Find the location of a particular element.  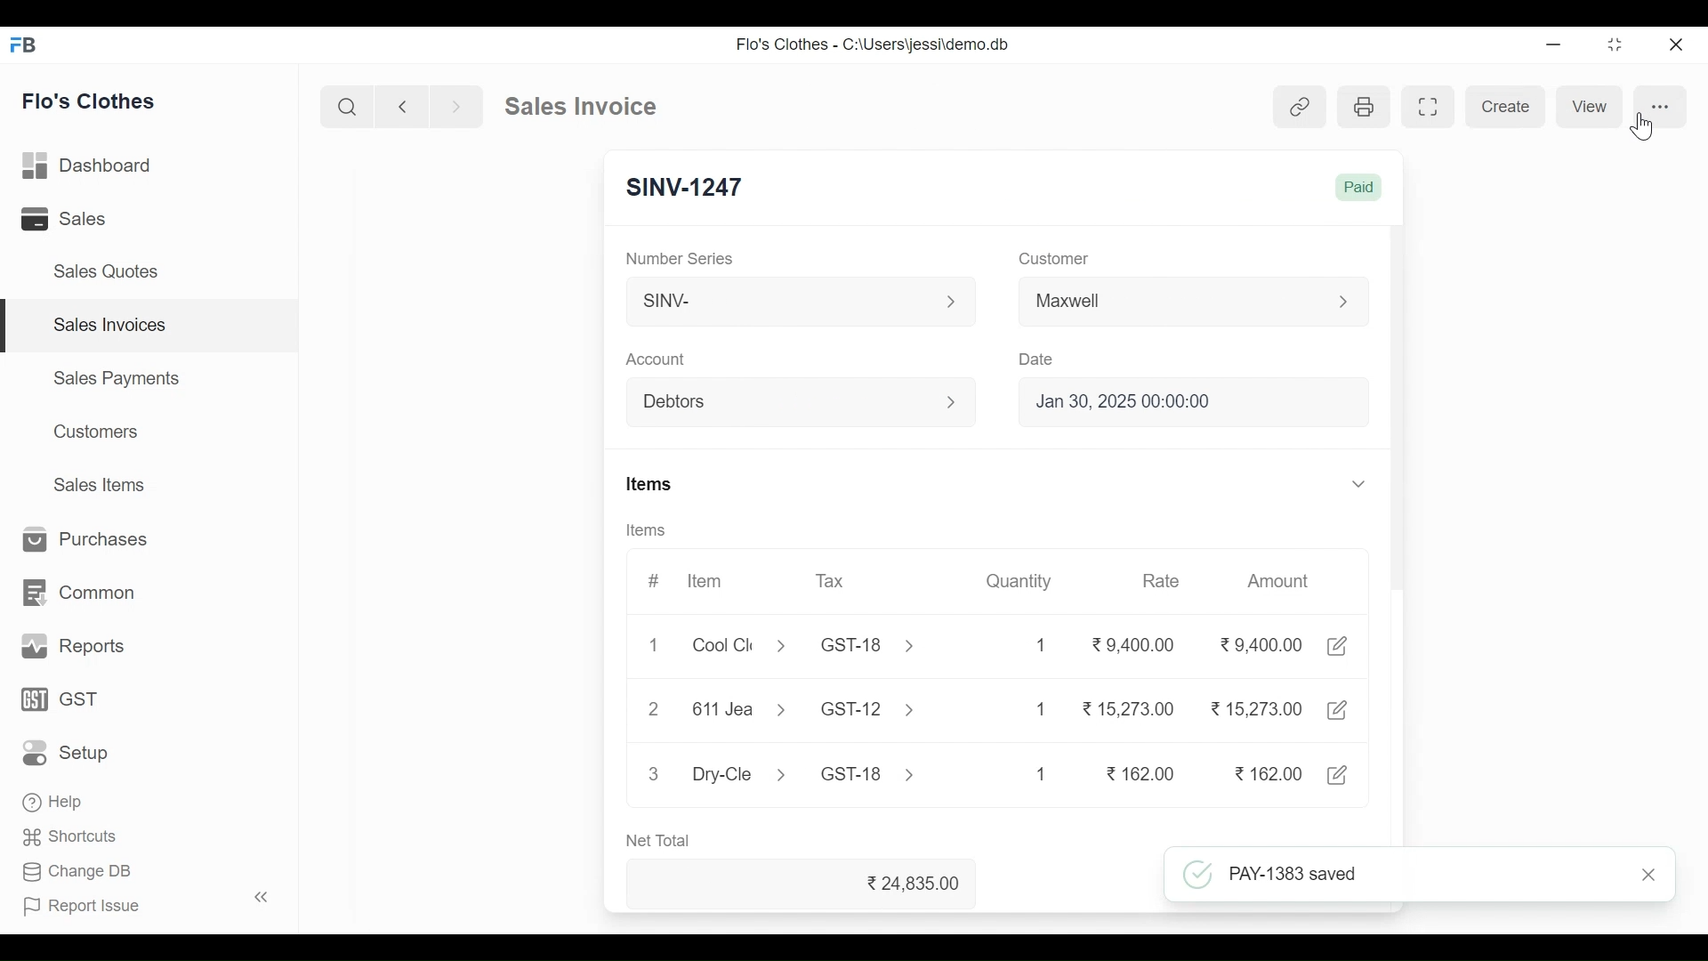

Go Back is located at coordinates (402, 107).